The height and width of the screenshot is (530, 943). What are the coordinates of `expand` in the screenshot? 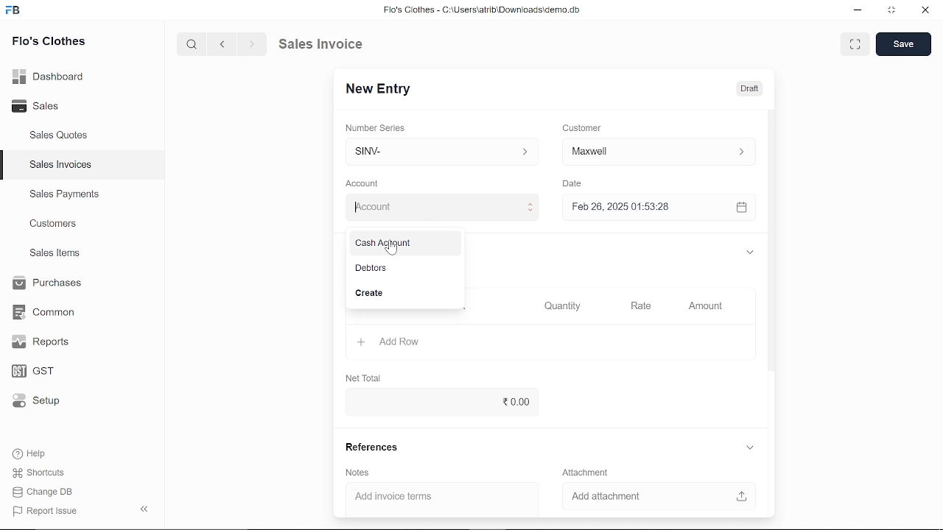 It's located at (751, 448).